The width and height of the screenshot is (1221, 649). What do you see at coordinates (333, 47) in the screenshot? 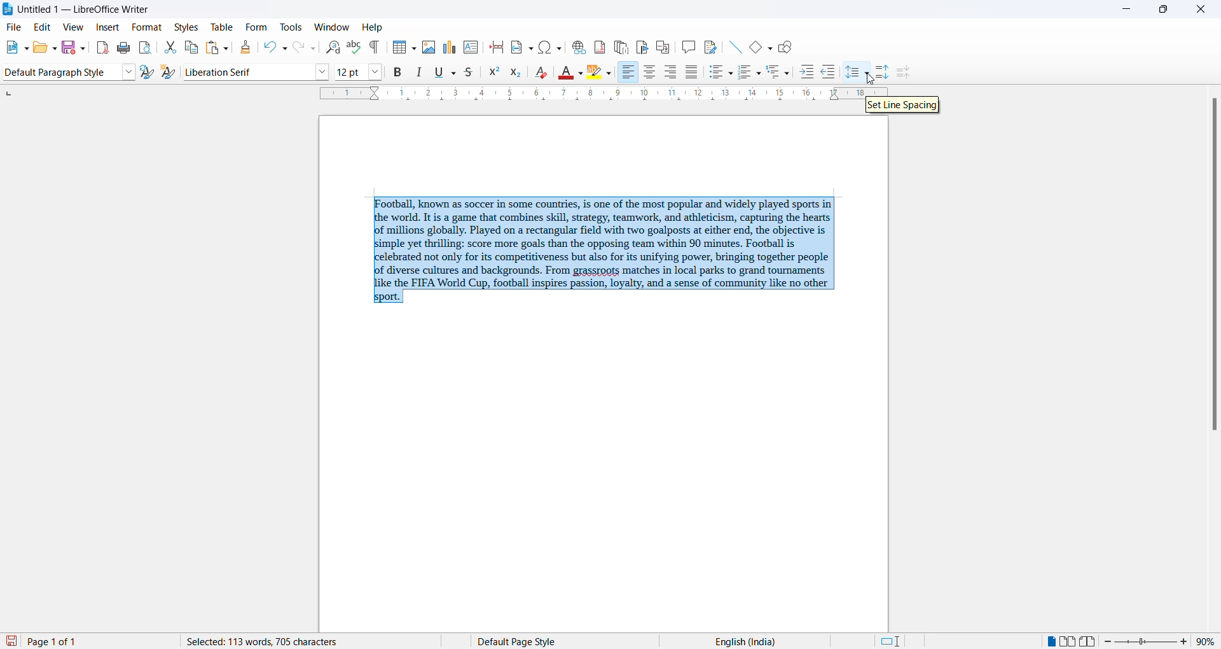
I see `find and replace` at bounding box center [333, 47].